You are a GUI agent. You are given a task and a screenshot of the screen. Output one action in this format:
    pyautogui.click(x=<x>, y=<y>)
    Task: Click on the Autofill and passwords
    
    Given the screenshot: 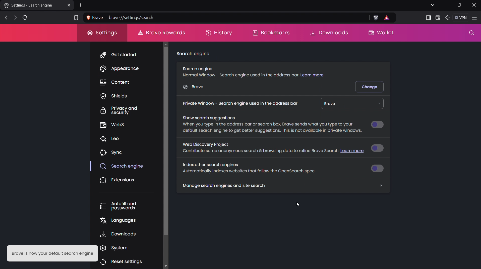 What is the action you would take?
    pyautogui.click(x=118, y=206)
    